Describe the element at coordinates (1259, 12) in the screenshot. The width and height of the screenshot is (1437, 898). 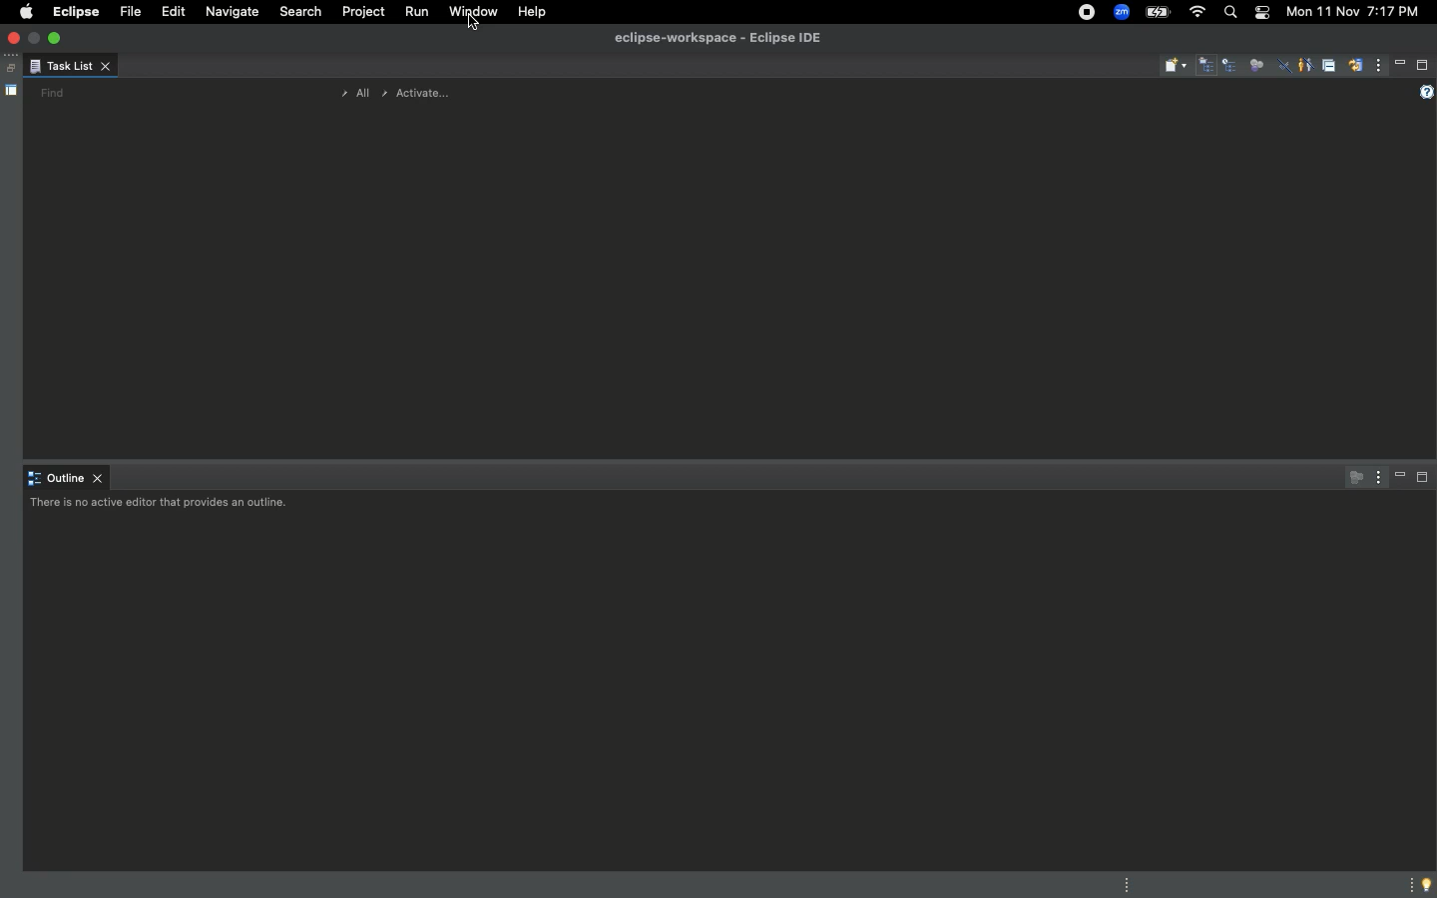
I see `Notification ` at that location.